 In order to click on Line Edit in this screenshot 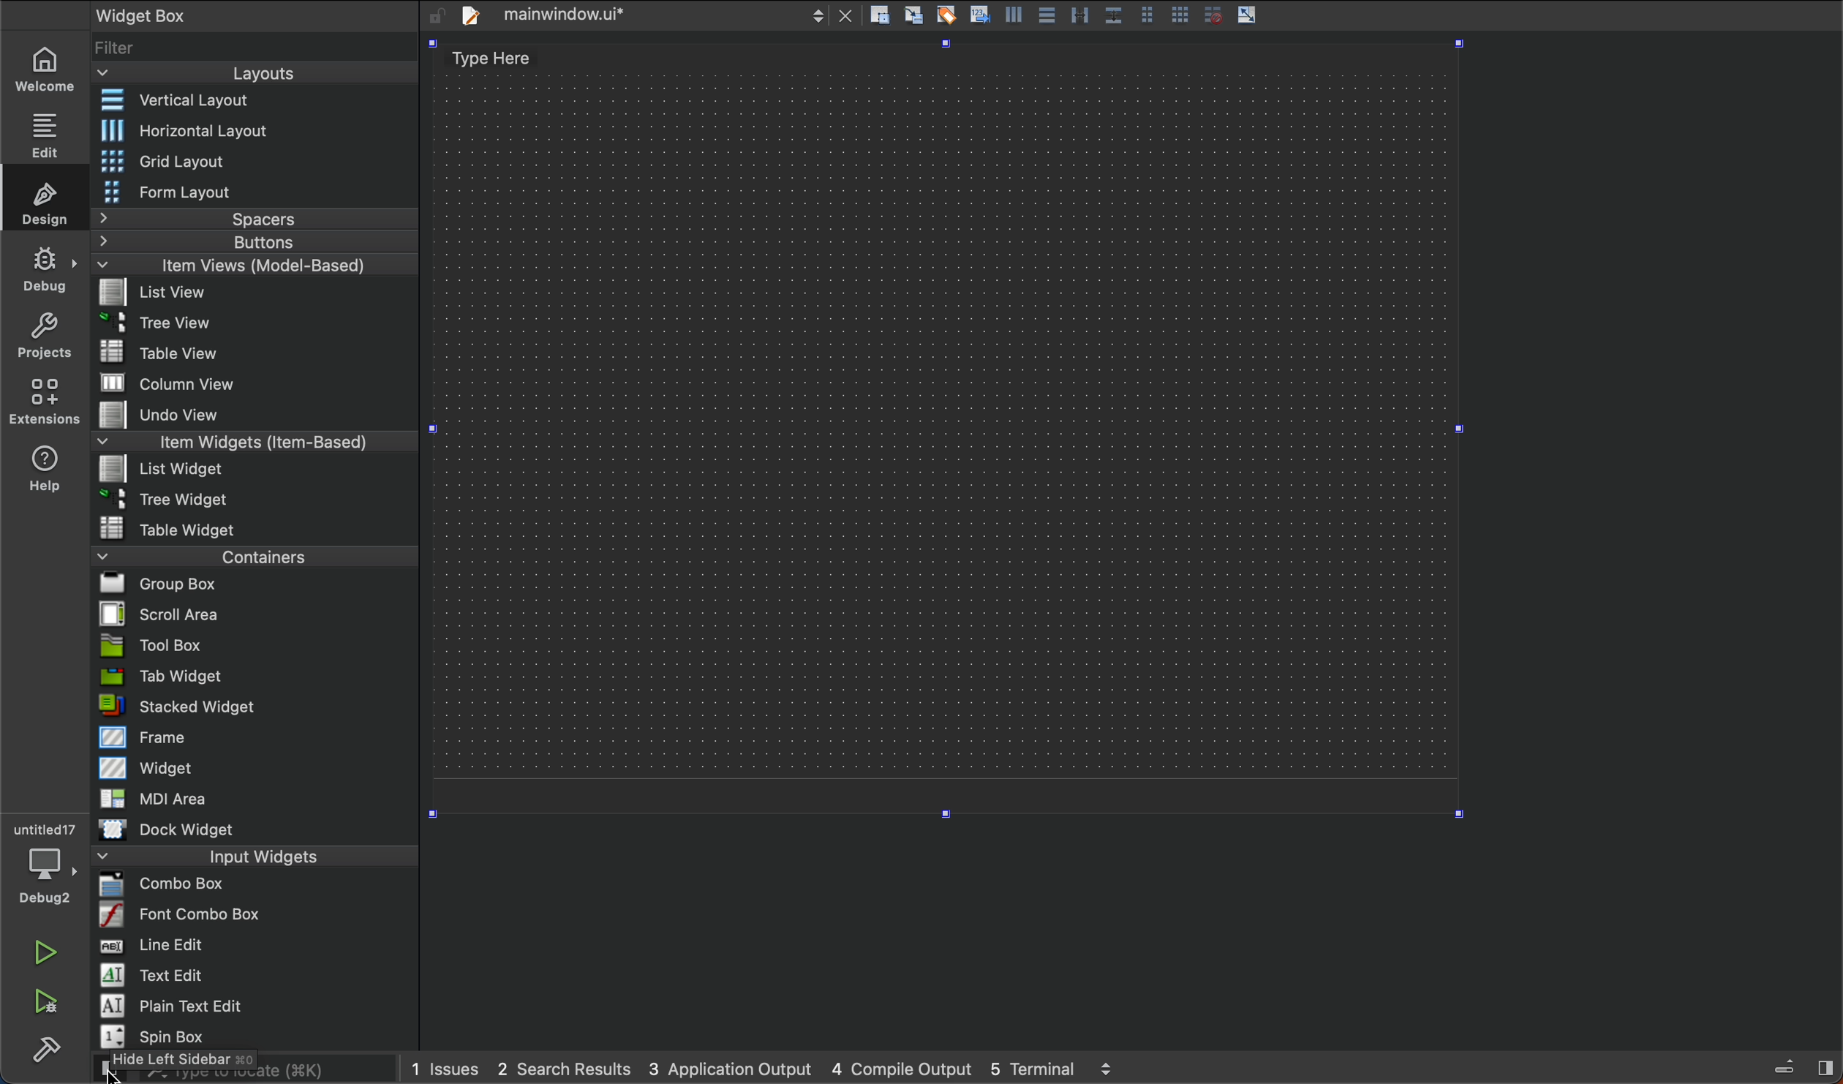, I will do `click(153, 946)`.